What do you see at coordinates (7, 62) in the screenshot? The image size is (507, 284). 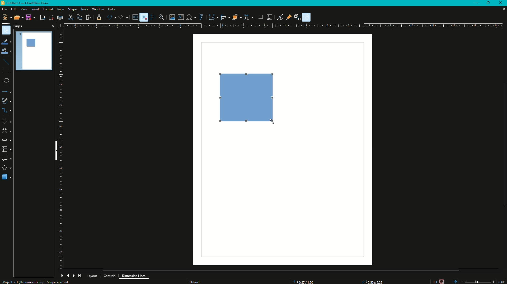 I see `Lines` at bounding box center [7, 62].